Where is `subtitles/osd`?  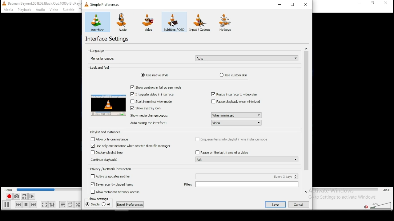 subtitles/osd is located at coordinates (174, 22).